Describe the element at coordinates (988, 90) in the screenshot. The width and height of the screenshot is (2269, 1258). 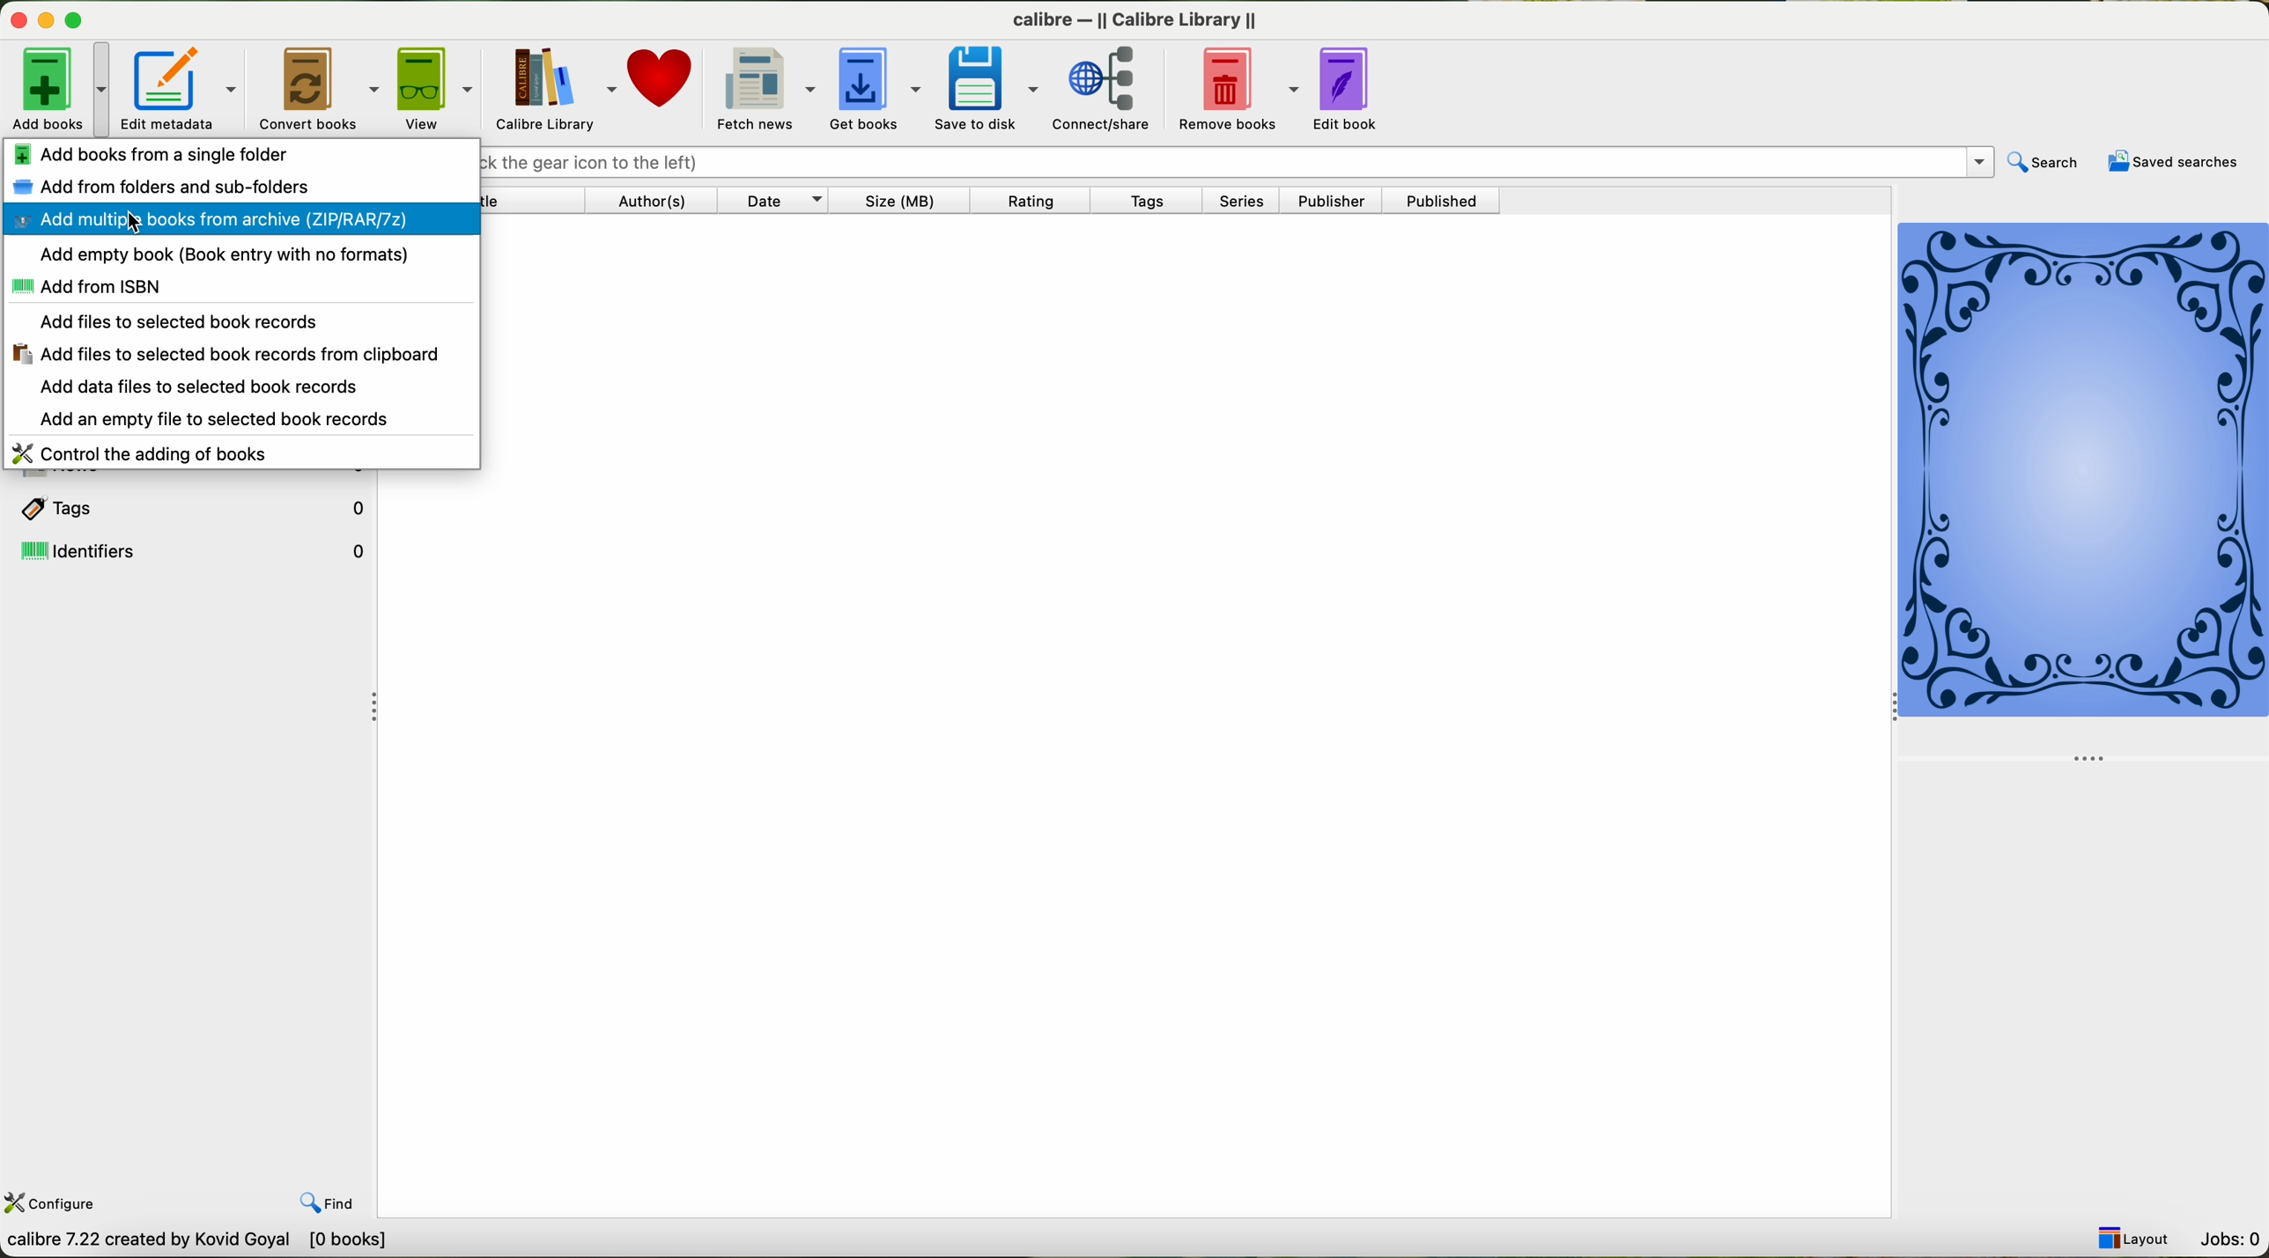
I see `save to disk` at that location.